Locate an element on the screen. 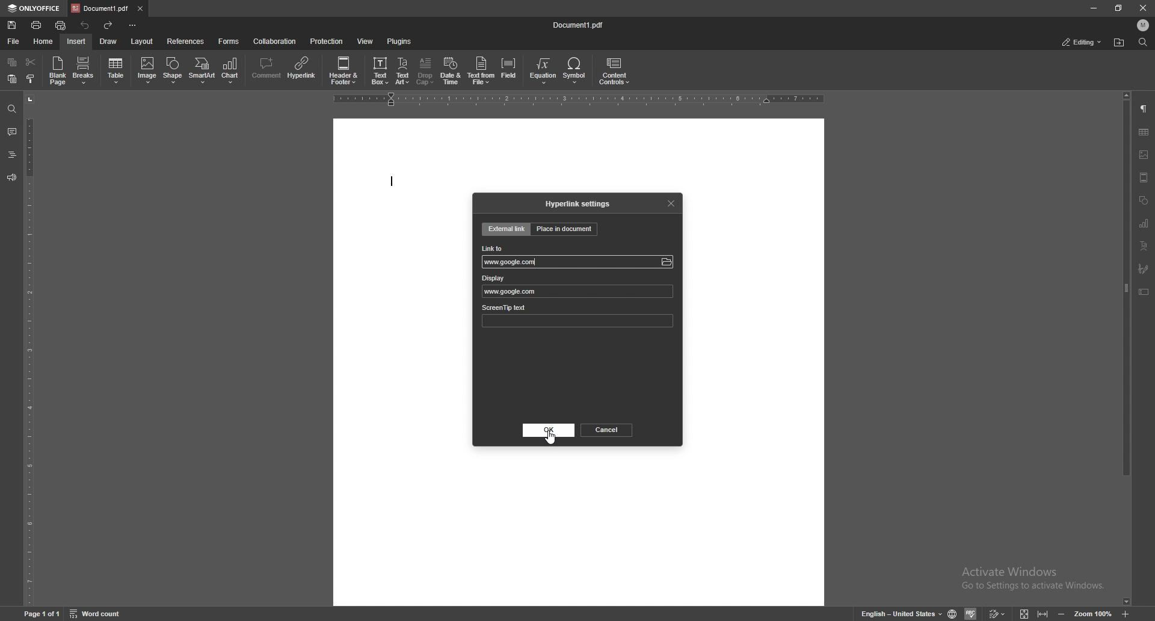  only office is located at coordinates (35, 8).